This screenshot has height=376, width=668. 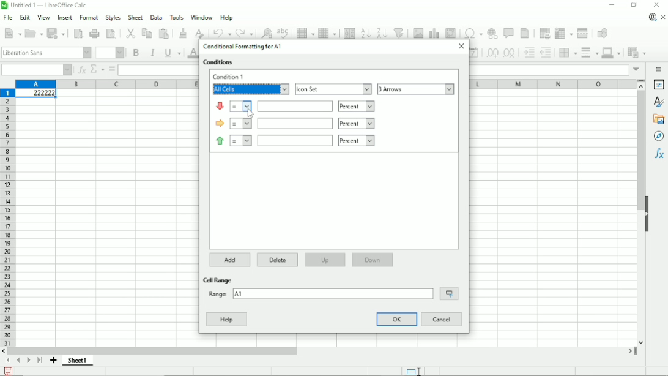 What do you see at coordinates (349, 31) in the screenshot?
I see `Sort` at bounding box center [349, 31].